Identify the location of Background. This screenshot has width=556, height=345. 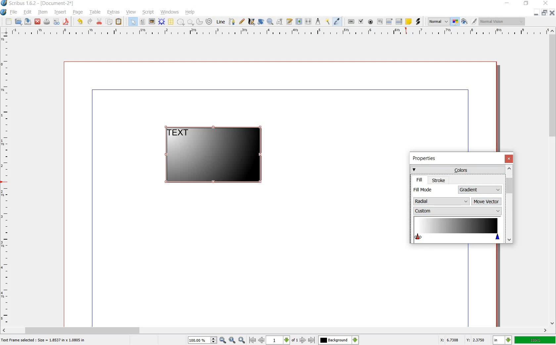
(339, 340).